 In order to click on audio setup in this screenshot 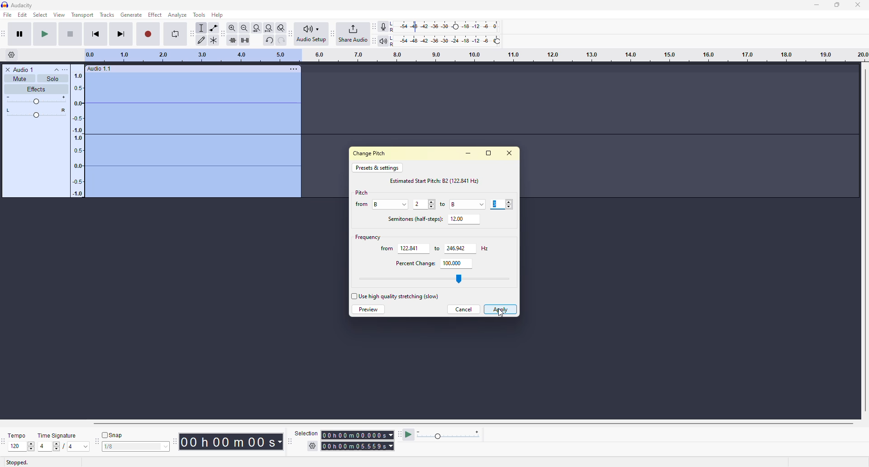, I will do `click(311, 33)`.